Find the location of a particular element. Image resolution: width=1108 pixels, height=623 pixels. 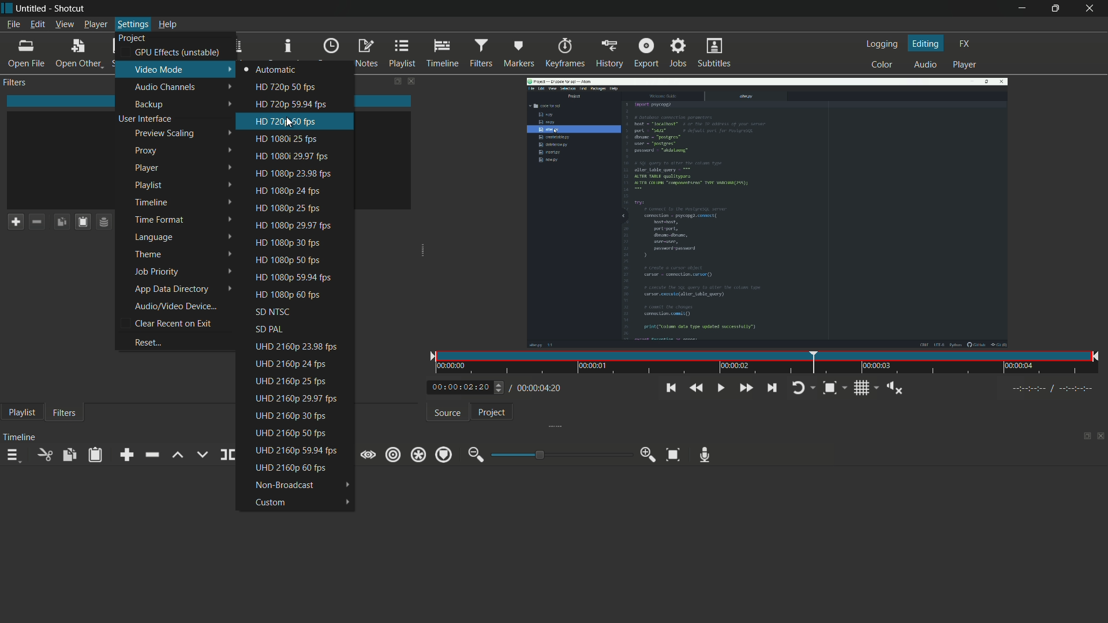

hd 1080p 60 fps is located at coordinates (295, 294).